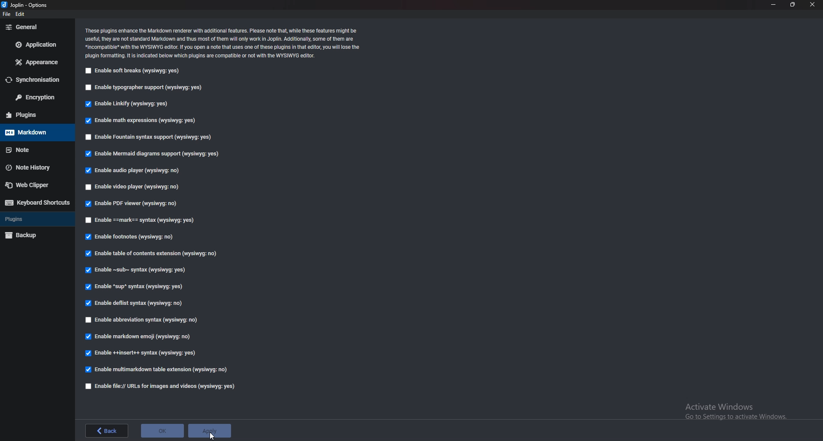  What do you see at coordinates (214, 435) in the screenshot?
I see `cursor` at bounding box center [214, 435].